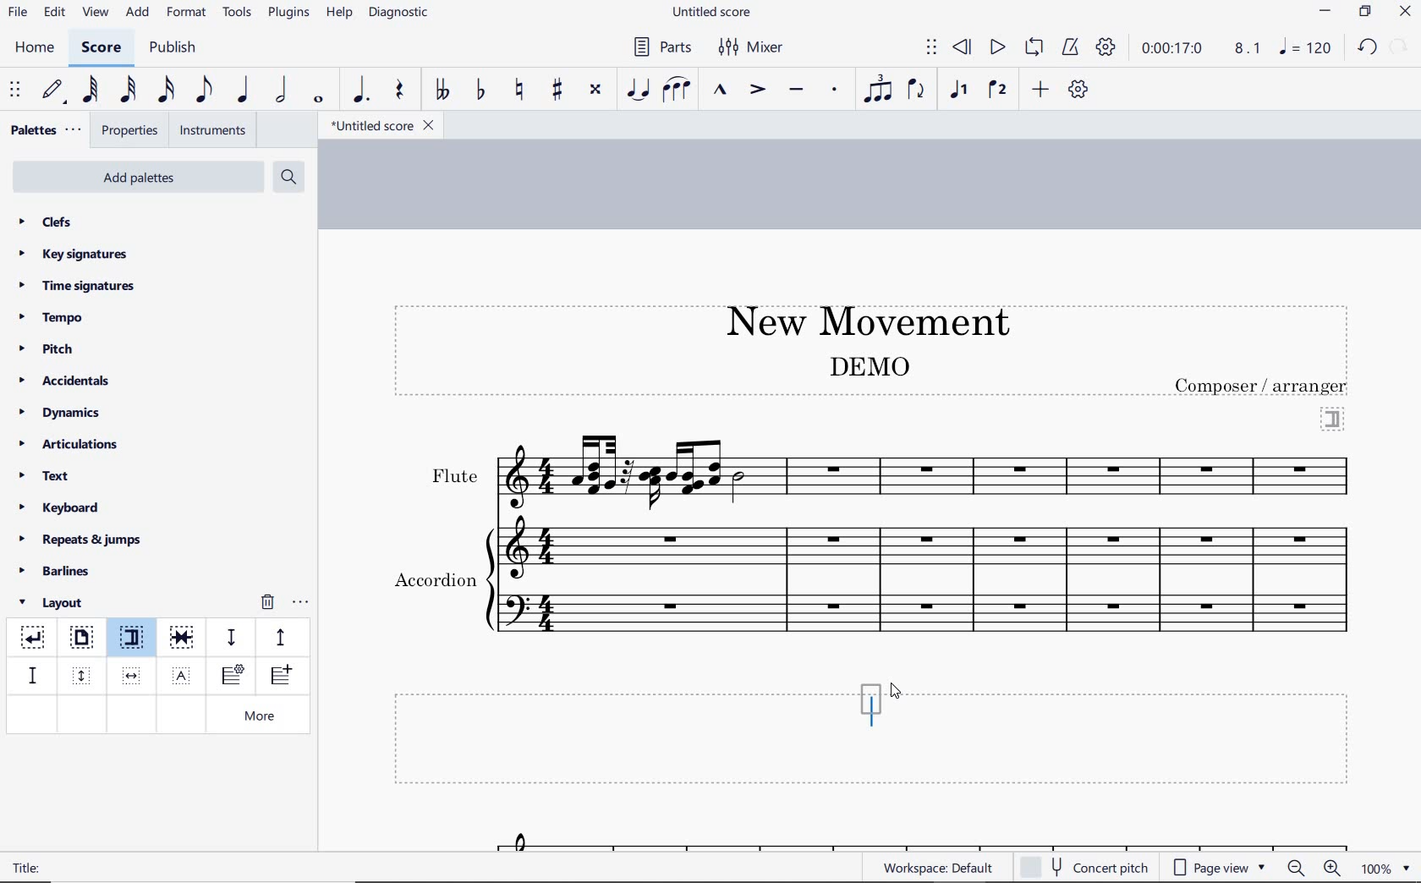  What do you see at coordinates (1385, 868) in the screenshot?
I see `zoom factor` at bounding box center [1385, 868].